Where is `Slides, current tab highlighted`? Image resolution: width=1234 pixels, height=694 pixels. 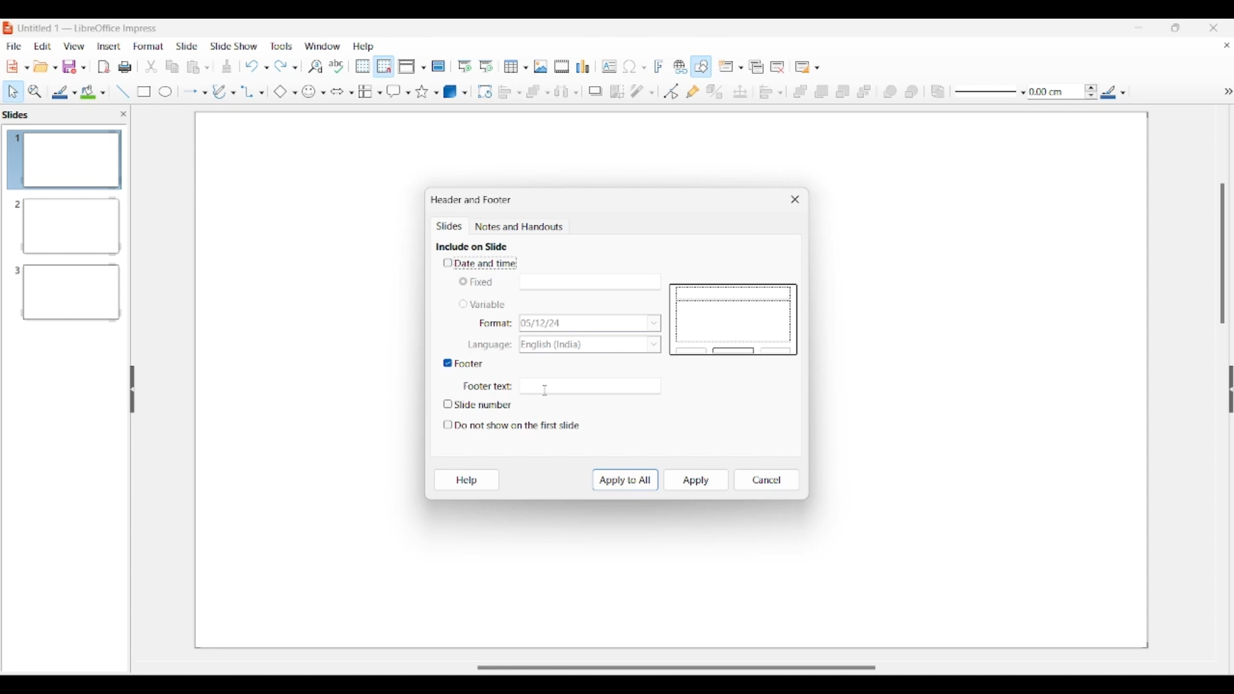 Slides, current tab highlighted is located at coordinates (451, 227).